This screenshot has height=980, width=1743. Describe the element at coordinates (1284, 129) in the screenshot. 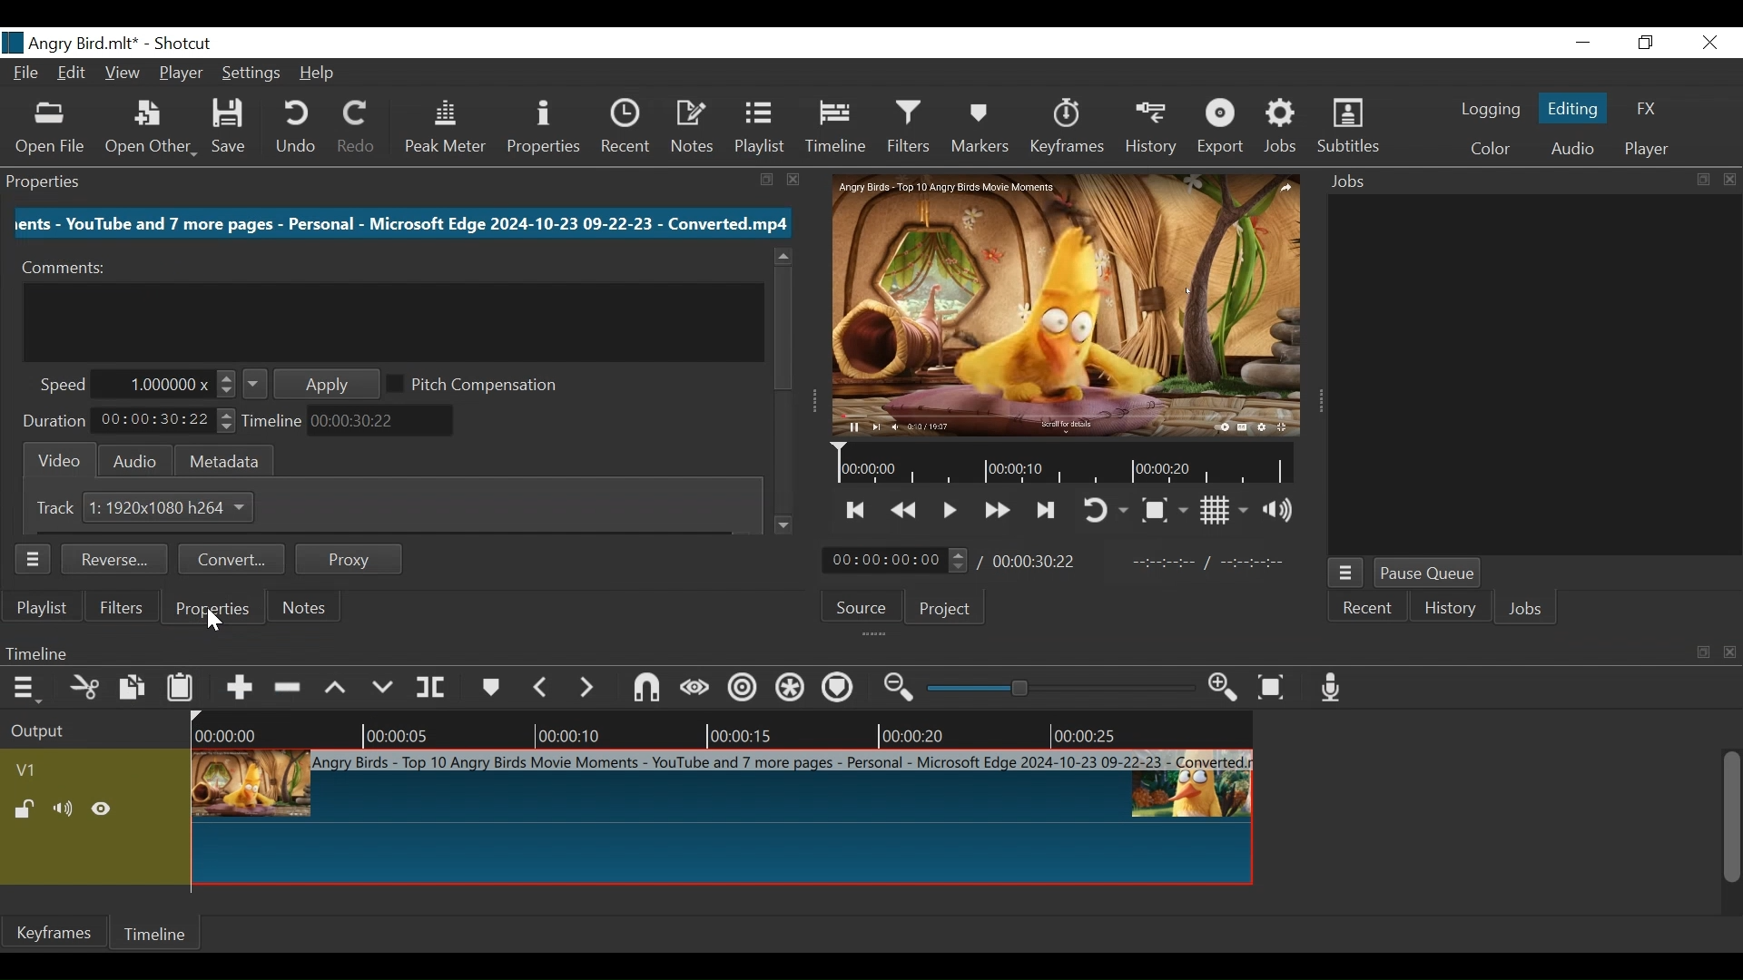

I see `Jobs` at that location.